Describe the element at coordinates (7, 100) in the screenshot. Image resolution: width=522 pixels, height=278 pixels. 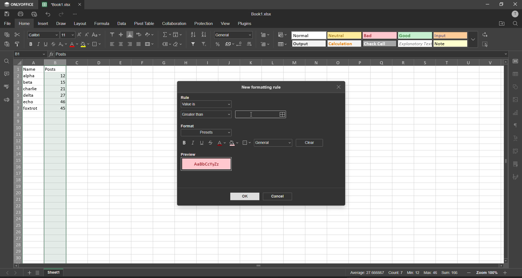
I see `support and feedback` at that location.